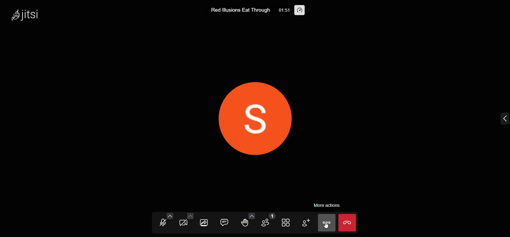 This screenshot has width=510, height=237. I want to click on microphone, so click(163, 223).